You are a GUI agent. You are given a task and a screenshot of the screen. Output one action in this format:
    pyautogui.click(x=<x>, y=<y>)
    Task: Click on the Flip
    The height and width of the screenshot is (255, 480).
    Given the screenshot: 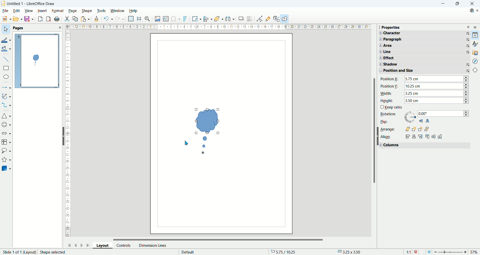 What is the action you would take?
    pyautogui.click(x=383, y=121)
    